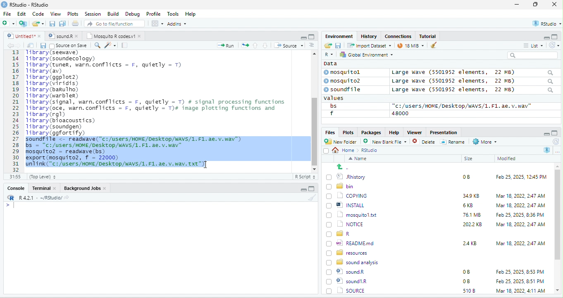  Describe the element at coordinates (132, 14) in the screenshot. I see `Debug` at that location.